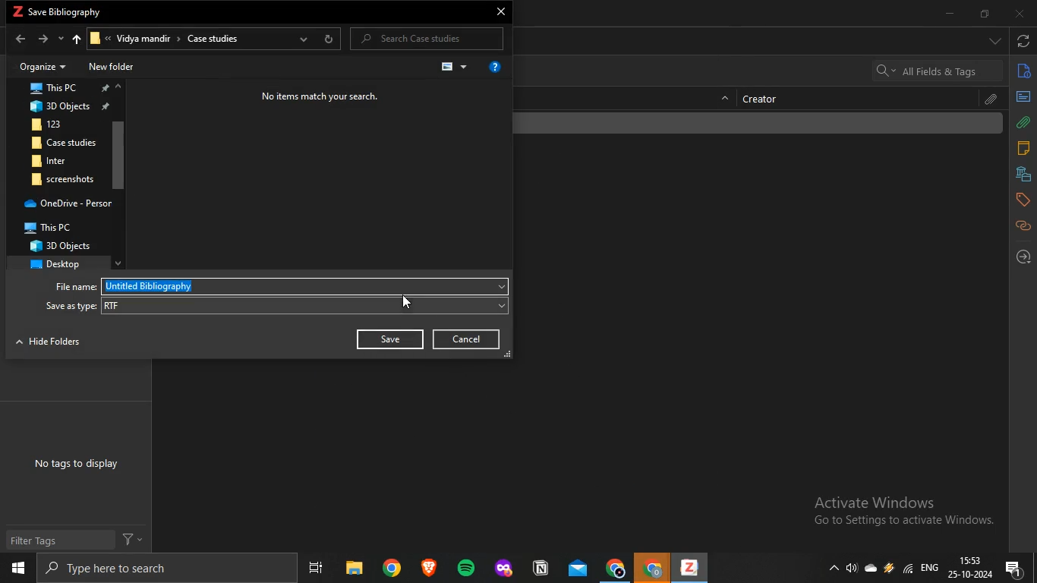  Describe the element at coordinates (616, 567) in the screenshot. I see `chrome` at that location.